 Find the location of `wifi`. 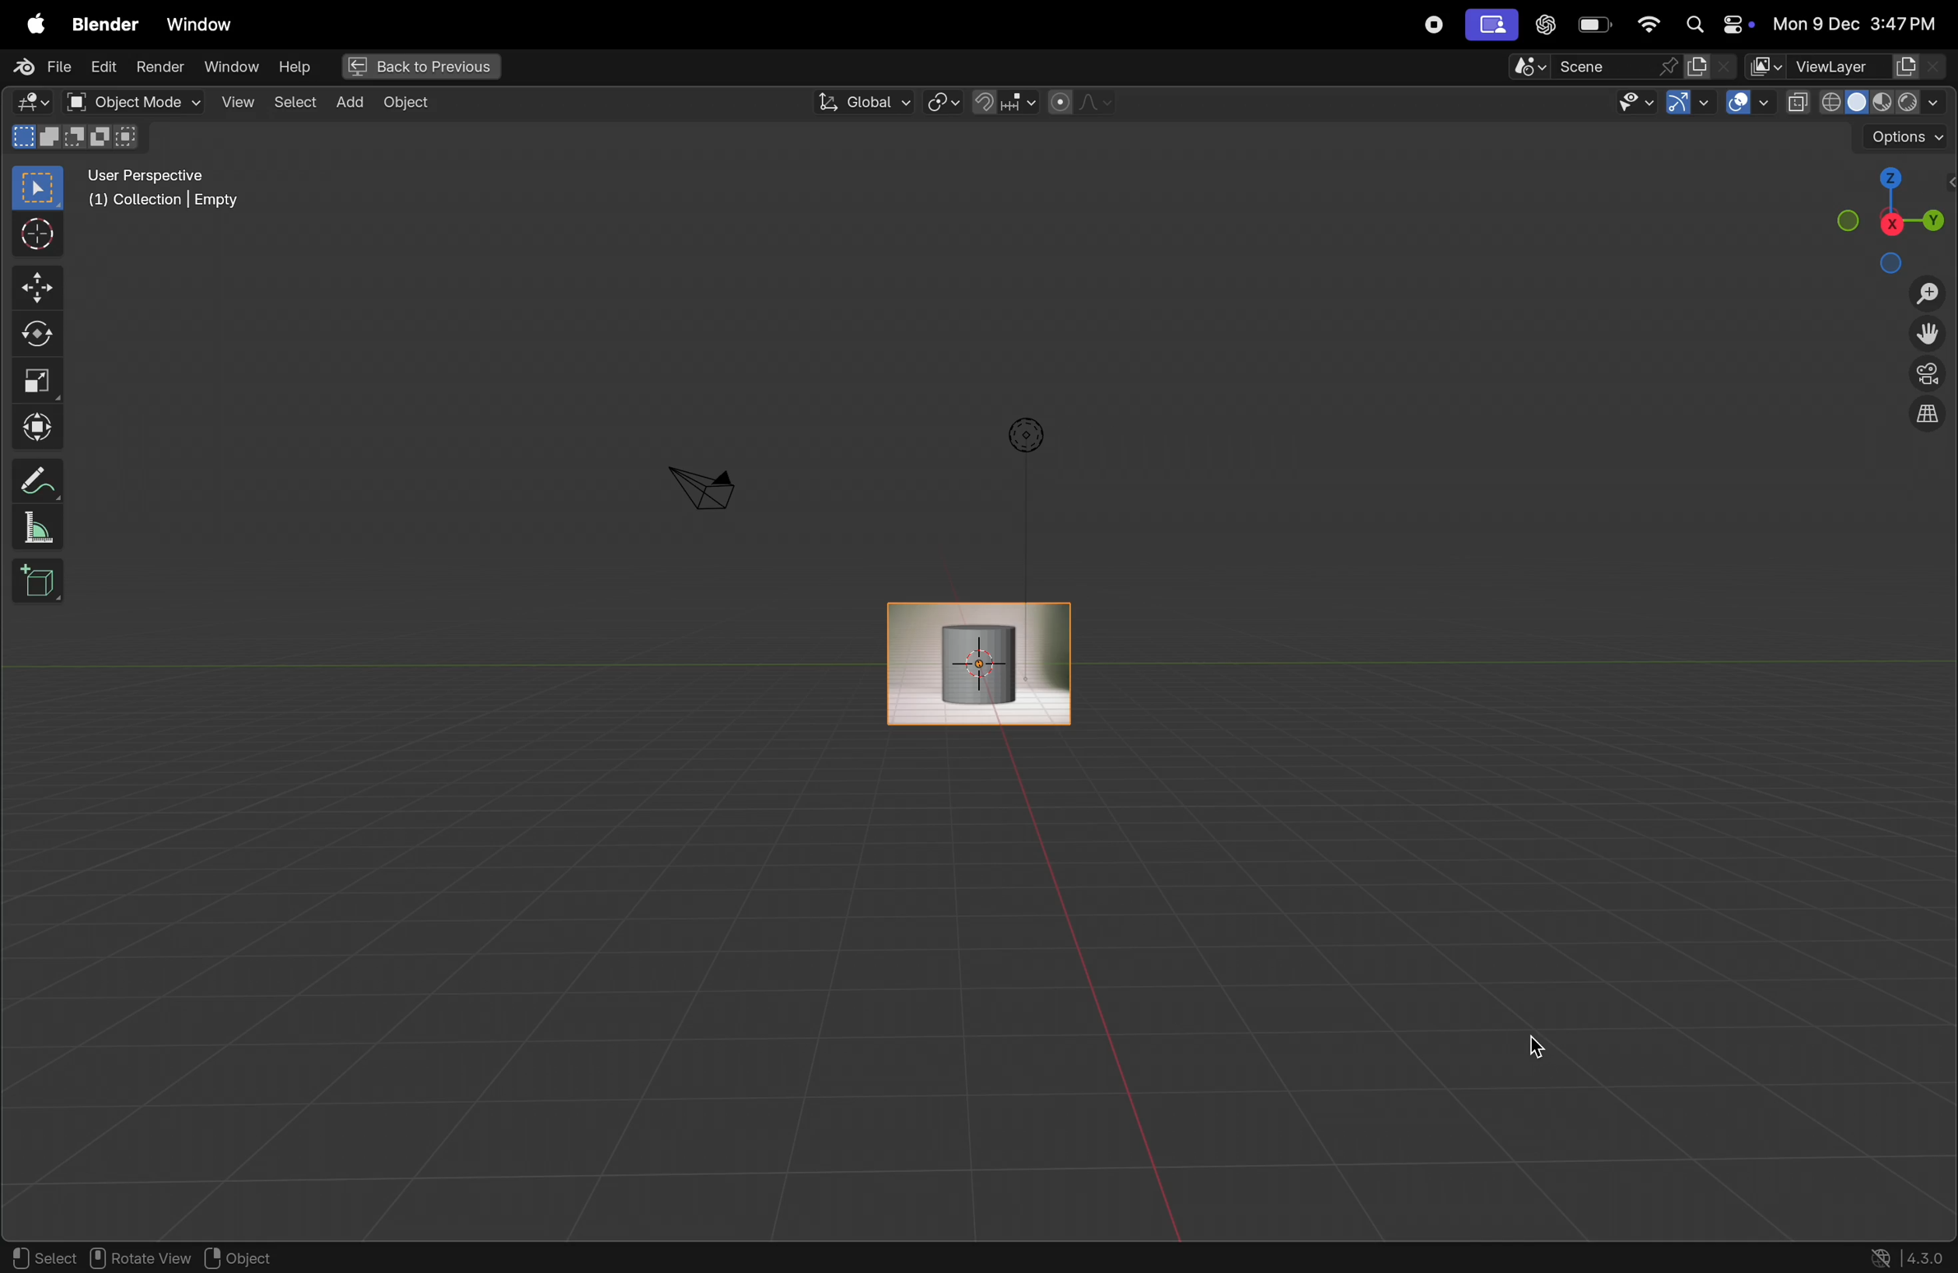

wifi is located at coordinates (1648, 25).